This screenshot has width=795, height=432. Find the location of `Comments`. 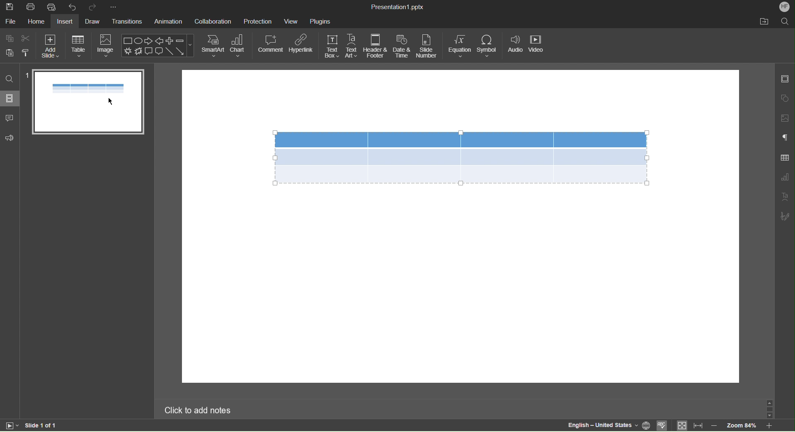

Comments is located at coordinates (10, 118).